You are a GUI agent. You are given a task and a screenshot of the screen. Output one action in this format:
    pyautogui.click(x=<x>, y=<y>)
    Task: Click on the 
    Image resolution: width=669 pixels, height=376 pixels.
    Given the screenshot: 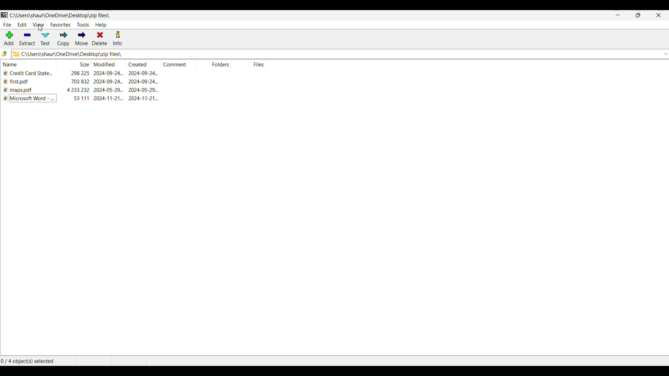 What is the action you would take?
    pyautogui.click(x=32, y=100)
    